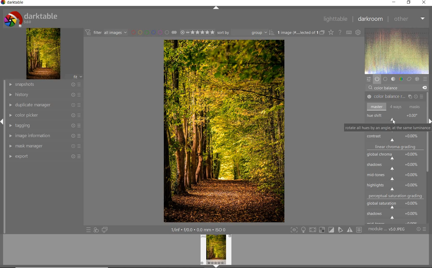  I want to click on lighttable, so click(335, 19).